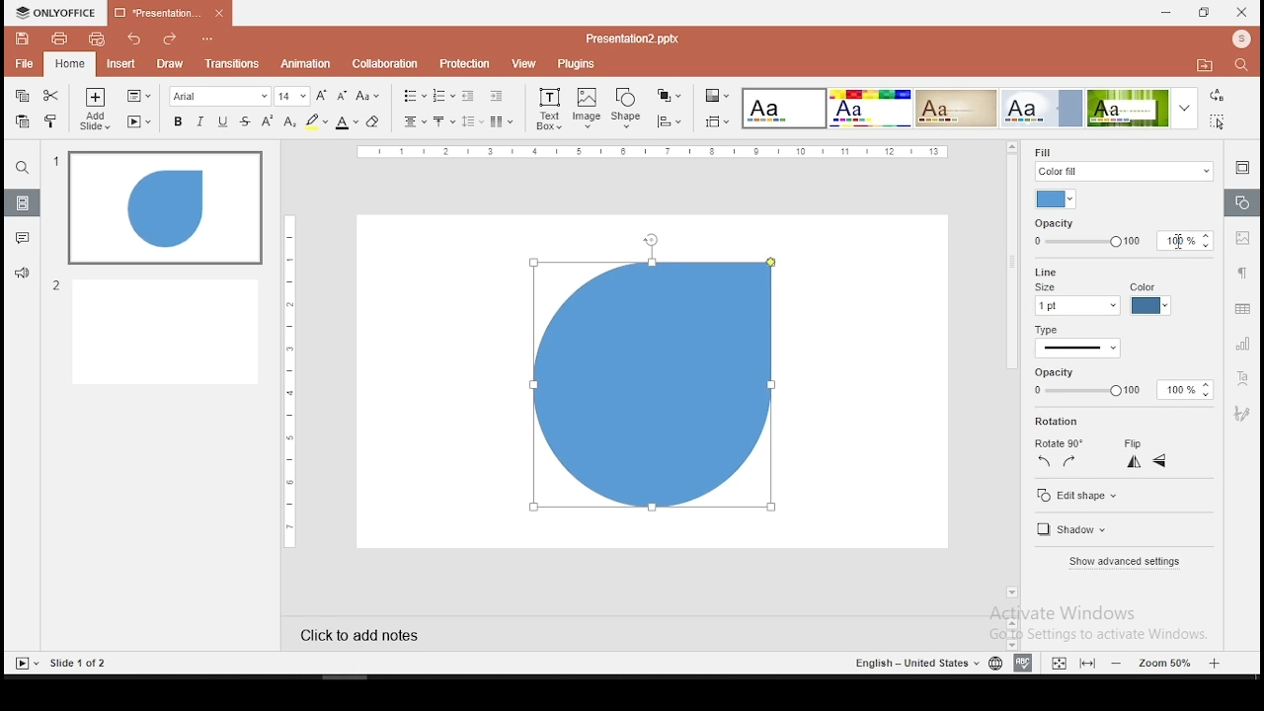  I want to click on , so click(1243, 413).